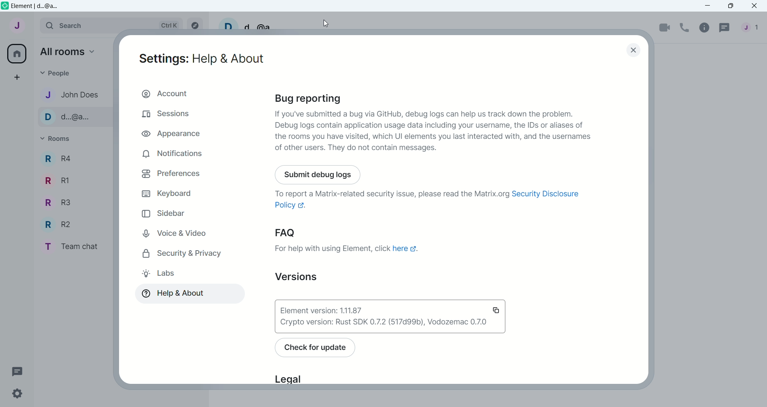 The height and width of the screenshot is (407, 767). What do you see at coordinates (18, 371) in the screenshot?
I see `Theads` at bounding box center [18, 371].